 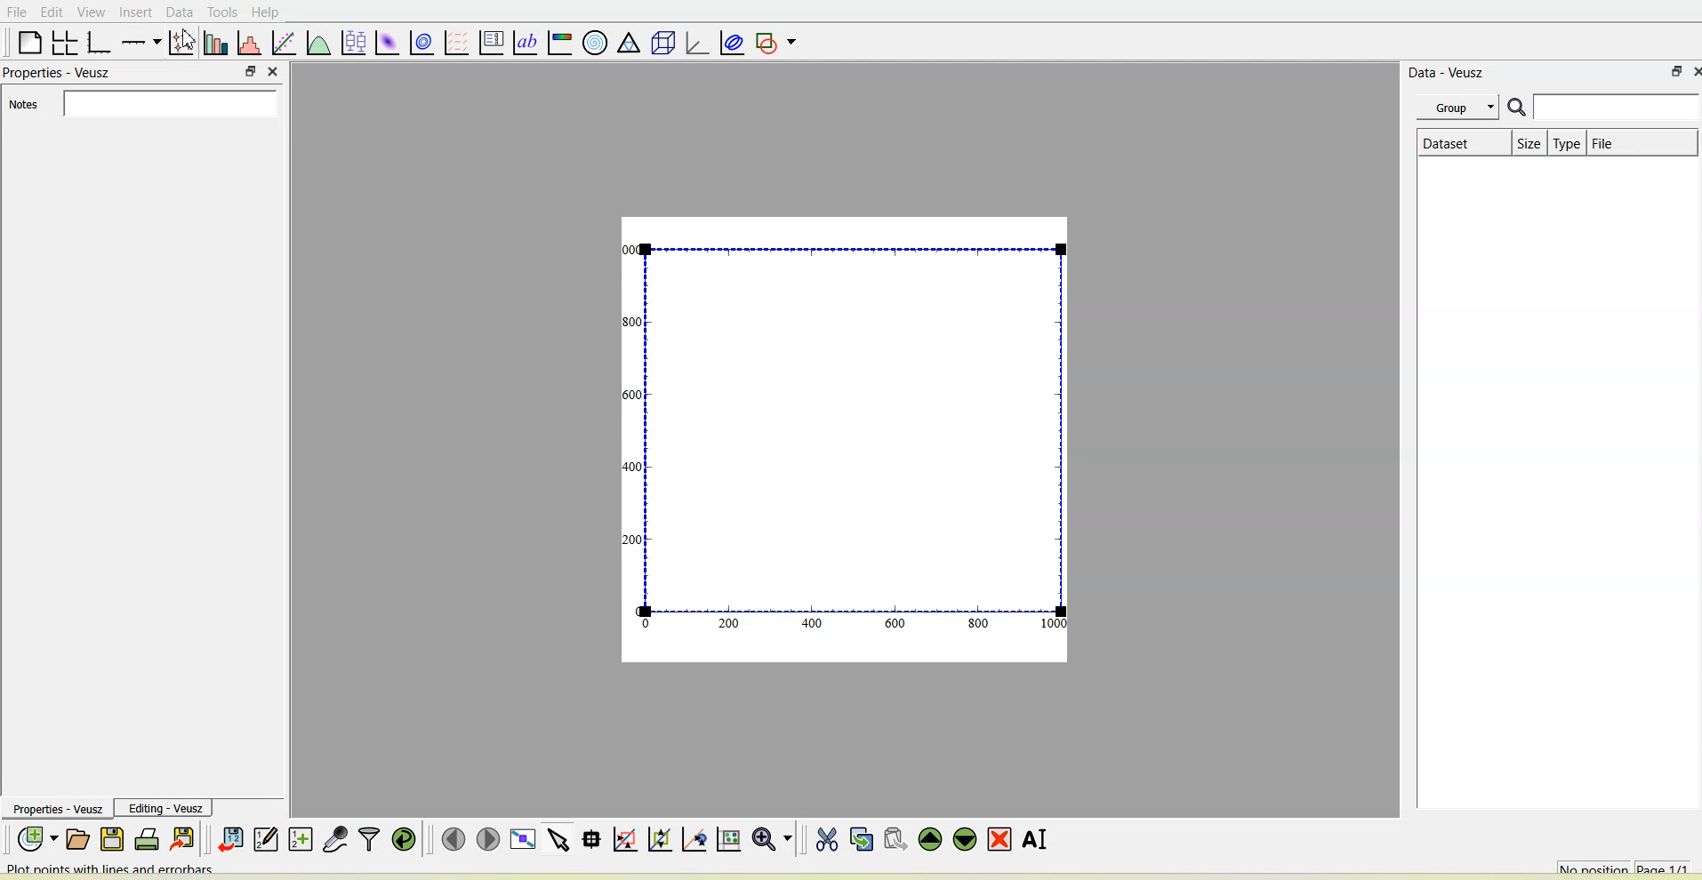 I want to click on Group, so click(x=1460, y=106).